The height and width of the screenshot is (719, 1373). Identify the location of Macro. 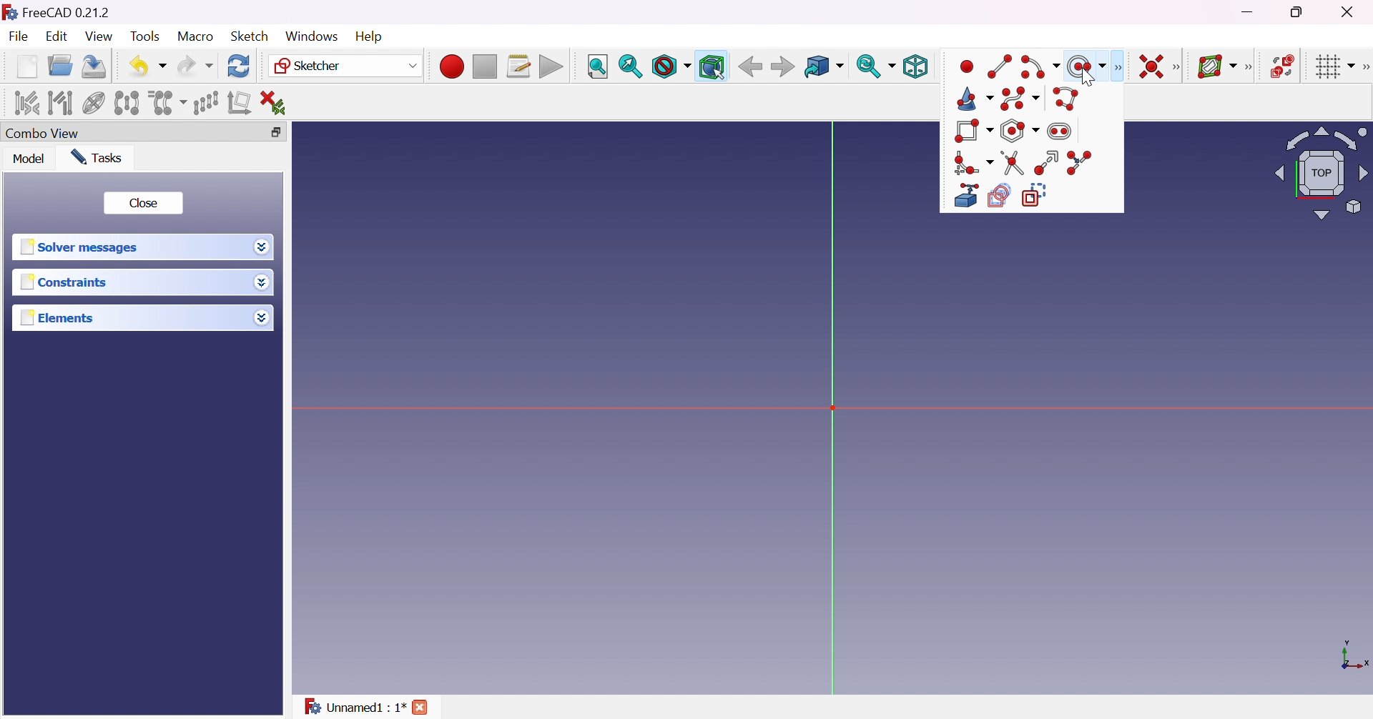
(196, 36).